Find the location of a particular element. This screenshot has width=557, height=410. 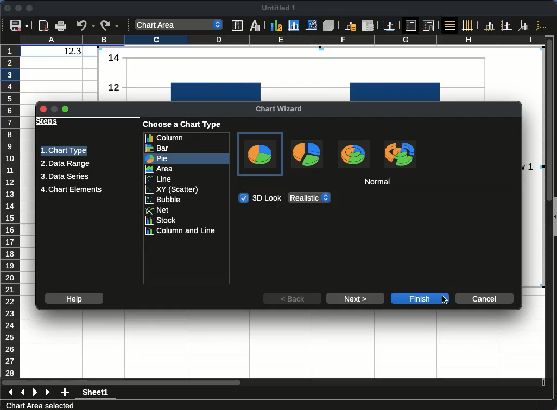

Close is located at coordinates (43, 109).